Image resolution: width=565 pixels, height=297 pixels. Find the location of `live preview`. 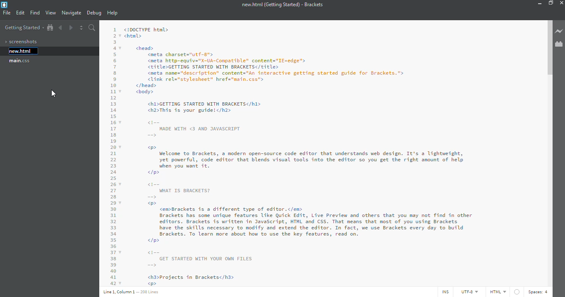

live preview is located at coordinates (559, 32).